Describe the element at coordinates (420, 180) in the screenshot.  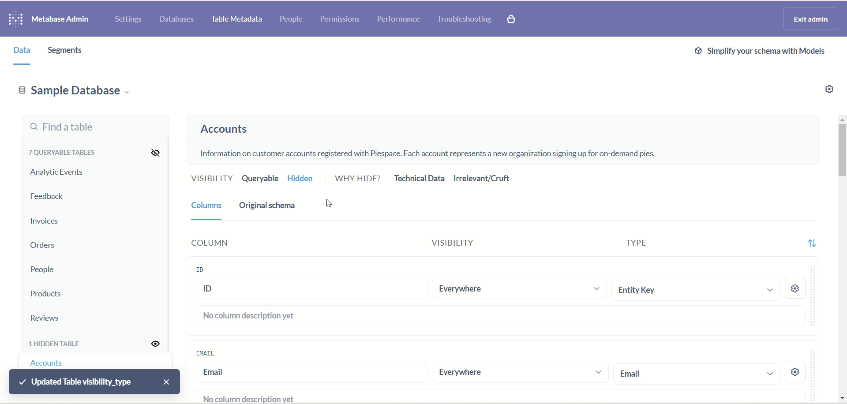
I see `technical data` at that location.